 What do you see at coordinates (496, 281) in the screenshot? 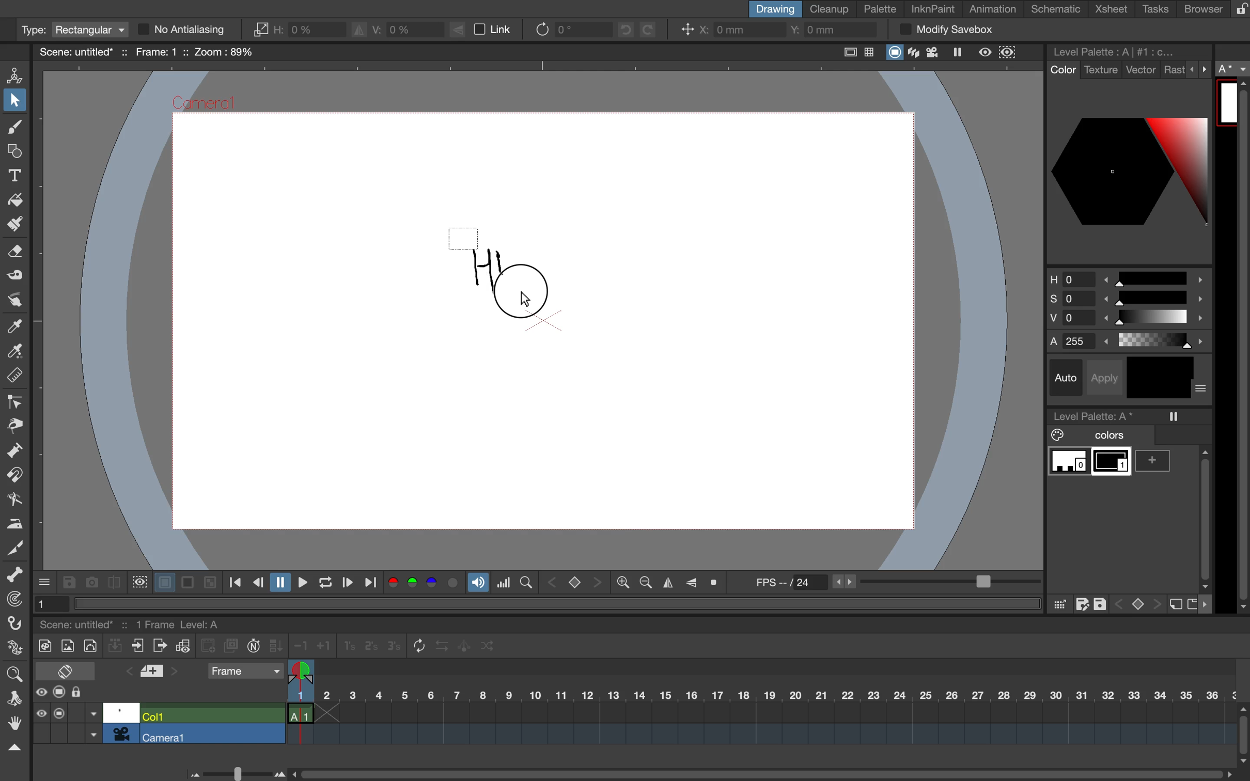
I see `drag cursor over drawing` at bounding box center [496, 281].